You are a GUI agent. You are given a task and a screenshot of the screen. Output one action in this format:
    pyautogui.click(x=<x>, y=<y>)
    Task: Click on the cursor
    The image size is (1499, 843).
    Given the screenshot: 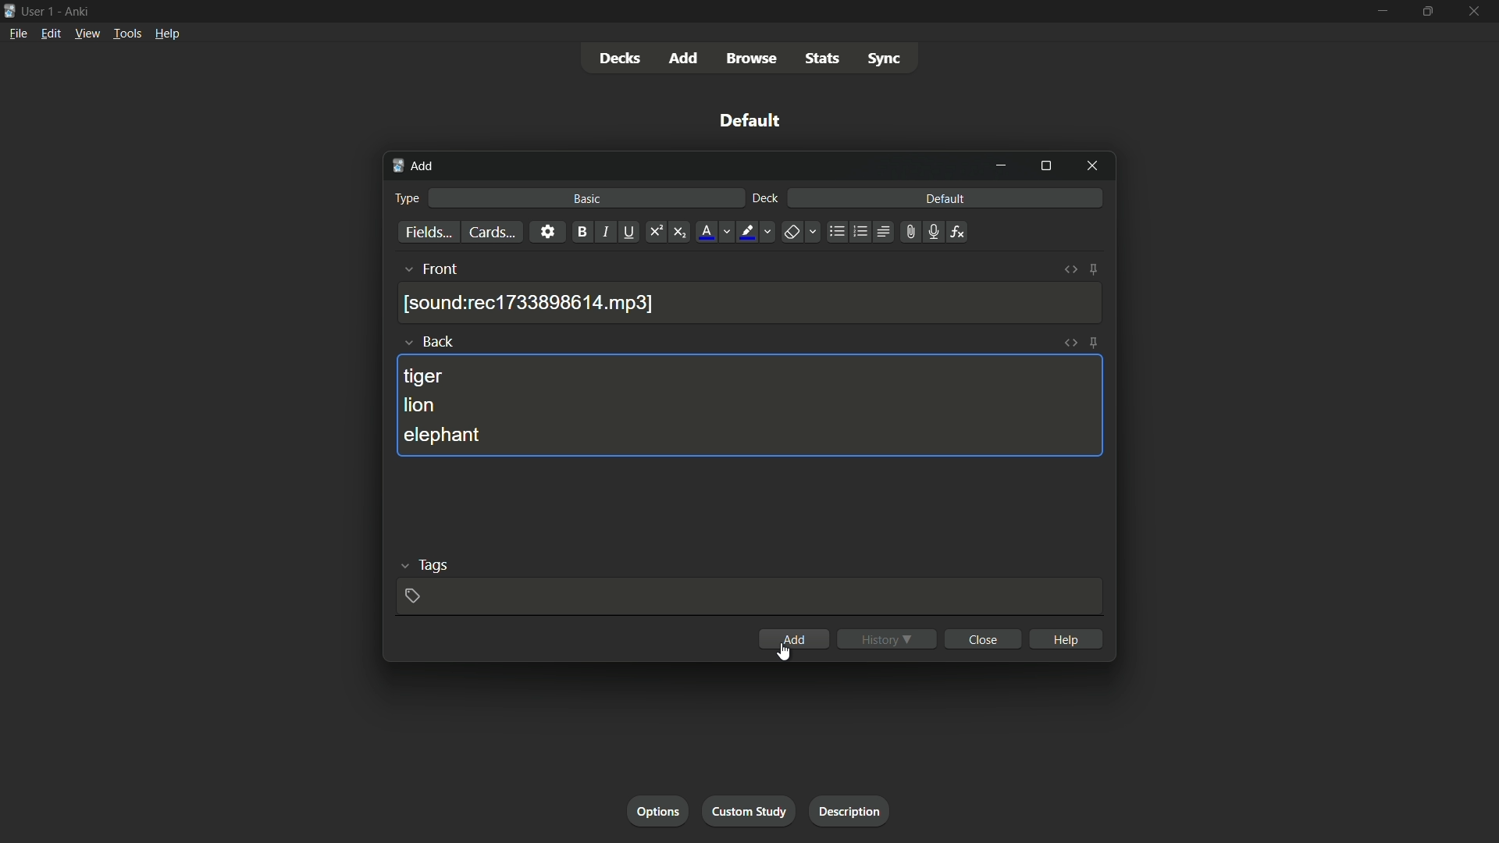 What is the action you would take?
    pyautogui.click(x=788, y=653)
    